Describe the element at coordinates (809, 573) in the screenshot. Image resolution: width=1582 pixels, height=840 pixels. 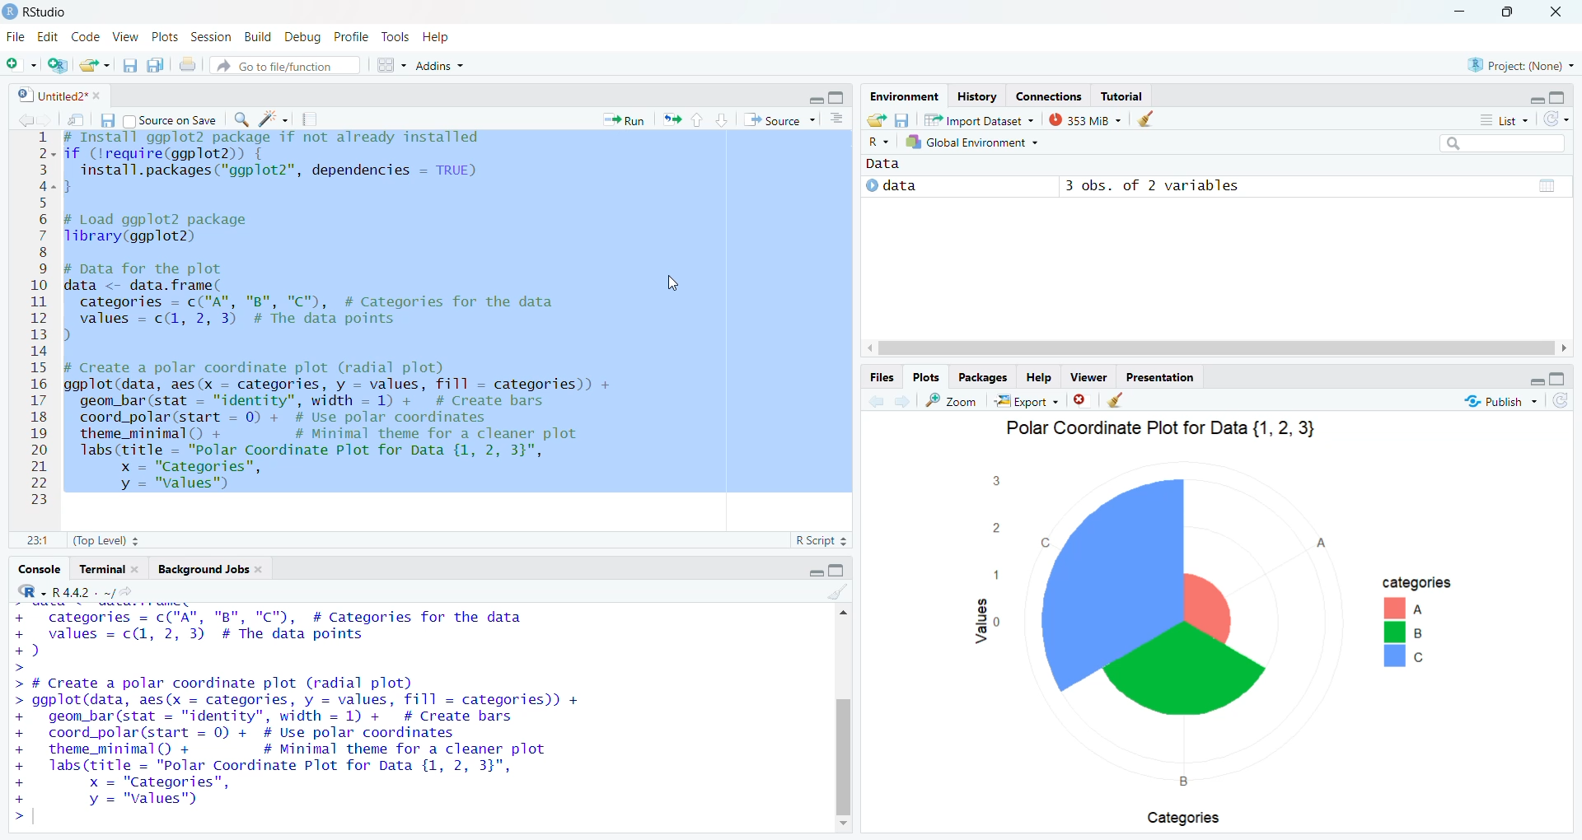
I see `hide r script` at that location.